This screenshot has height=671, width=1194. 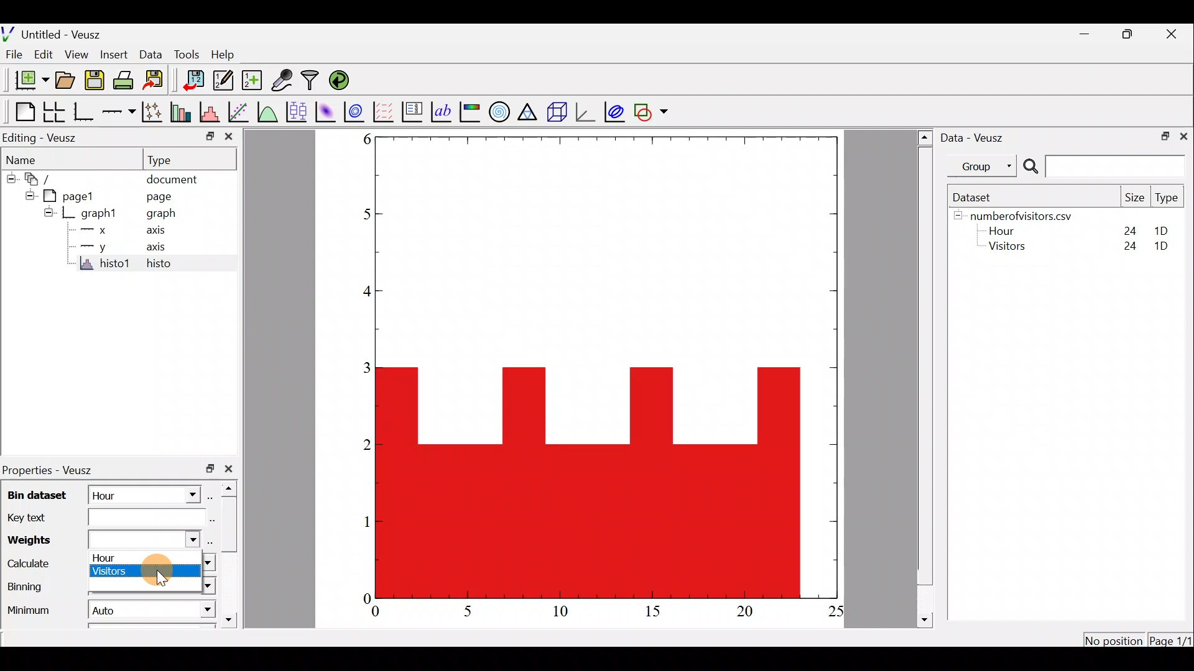 What do you see at coordinates (45, 55) in the screenshot?
I see `Edit` at bounding box center [45, 55].